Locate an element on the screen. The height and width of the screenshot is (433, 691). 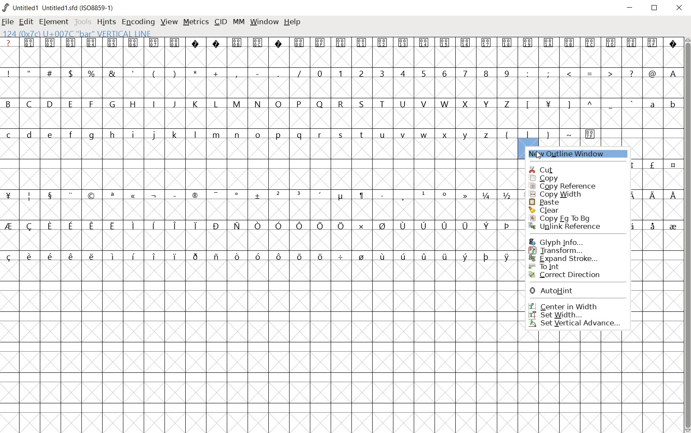
file is located at coordinates (7, 22).